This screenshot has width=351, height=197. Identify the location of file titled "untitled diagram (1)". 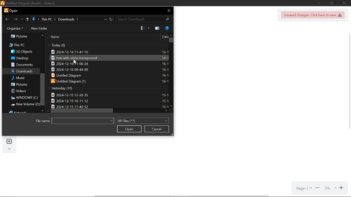
(109, 81).